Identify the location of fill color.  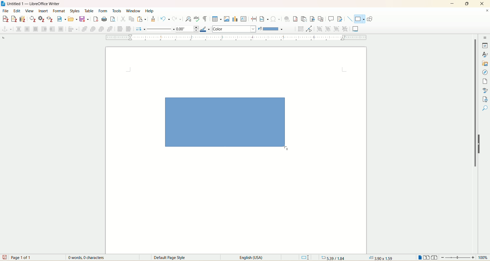
(272, 29).